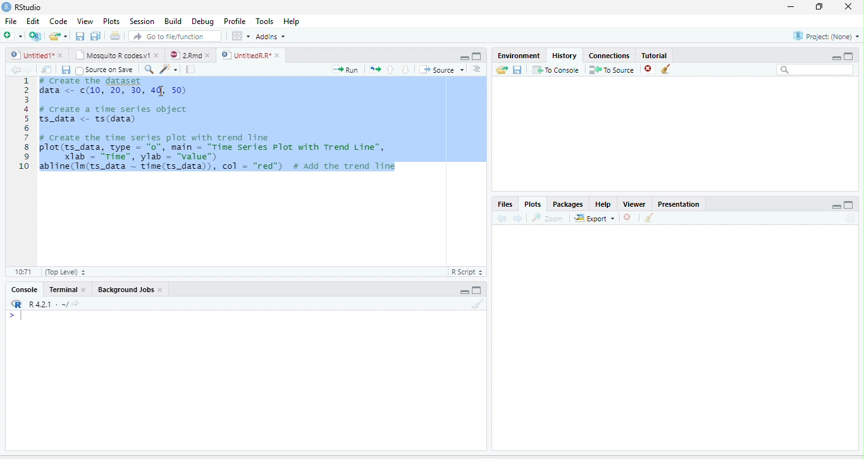  Describe the element at coordinates (66, 70) in the screenshot. I see `Save current document` at that location.